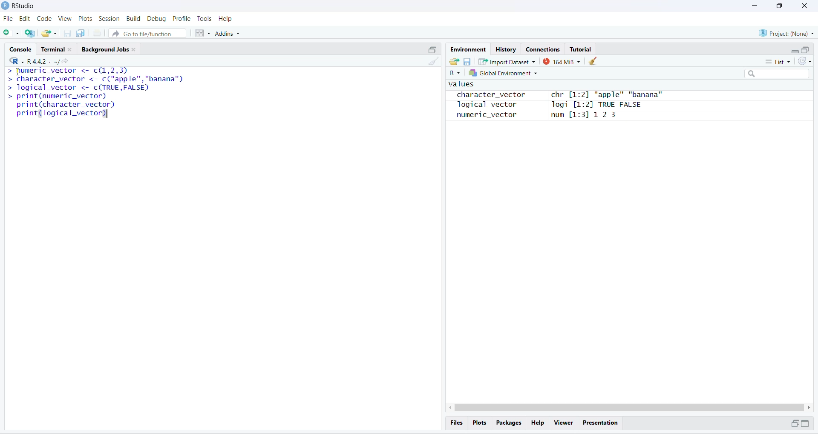  I want to click on maximize, so click(805, 50).